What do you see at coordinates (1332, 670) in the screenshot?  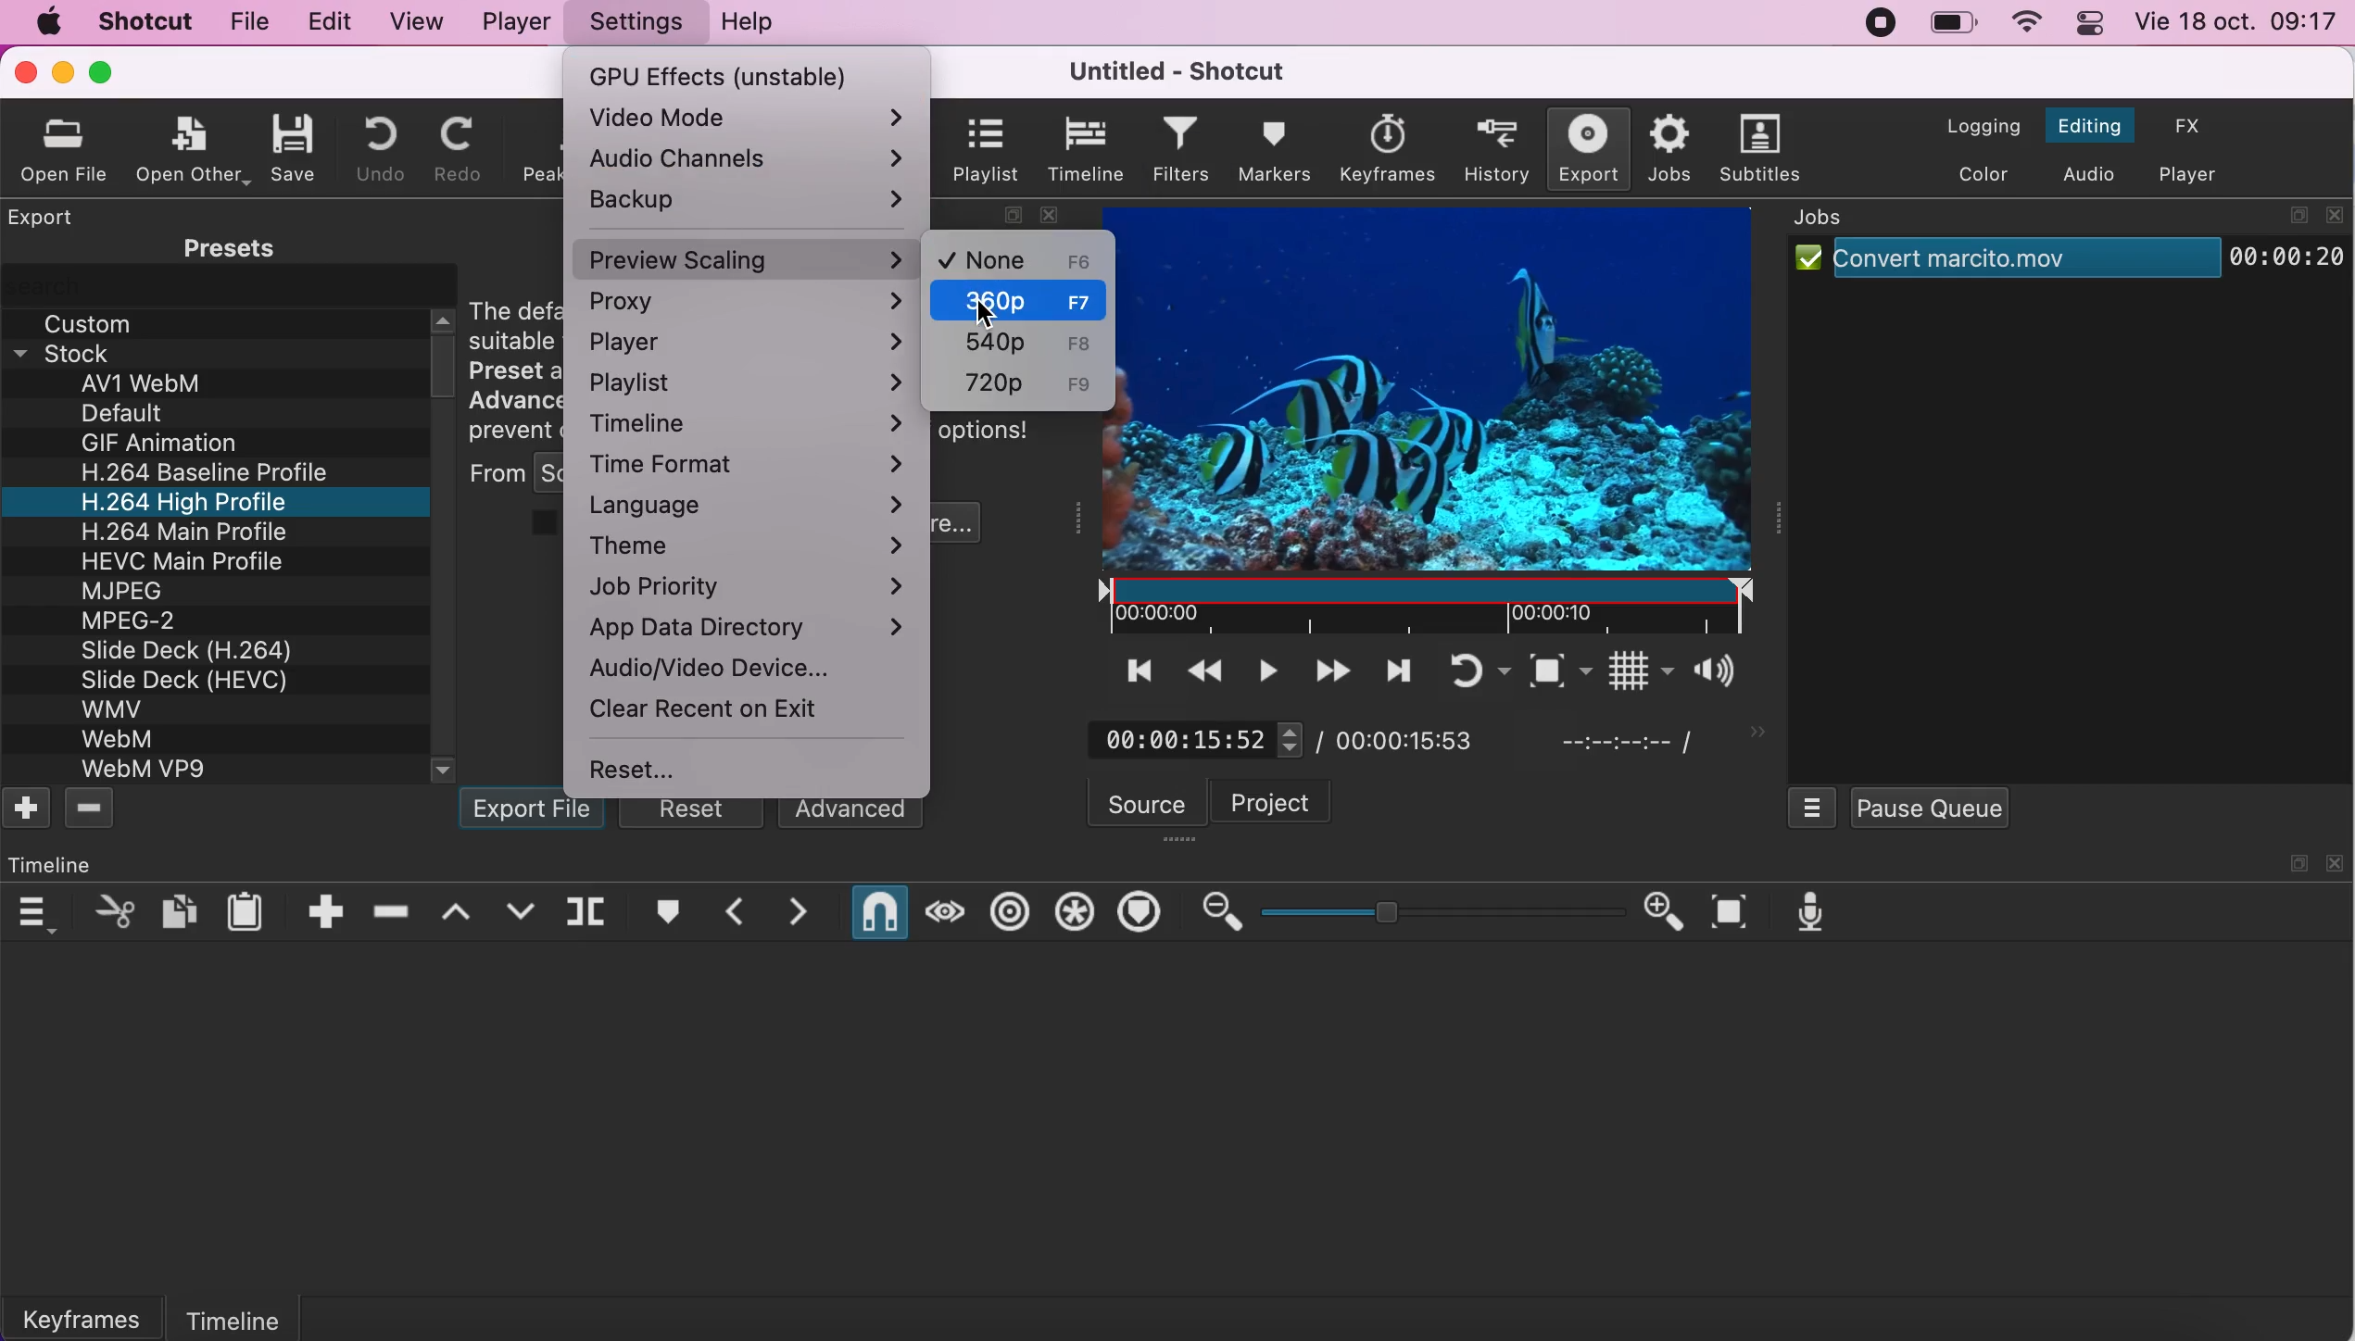 I see `play quickly forwards` at bounding box center [1332, 670].